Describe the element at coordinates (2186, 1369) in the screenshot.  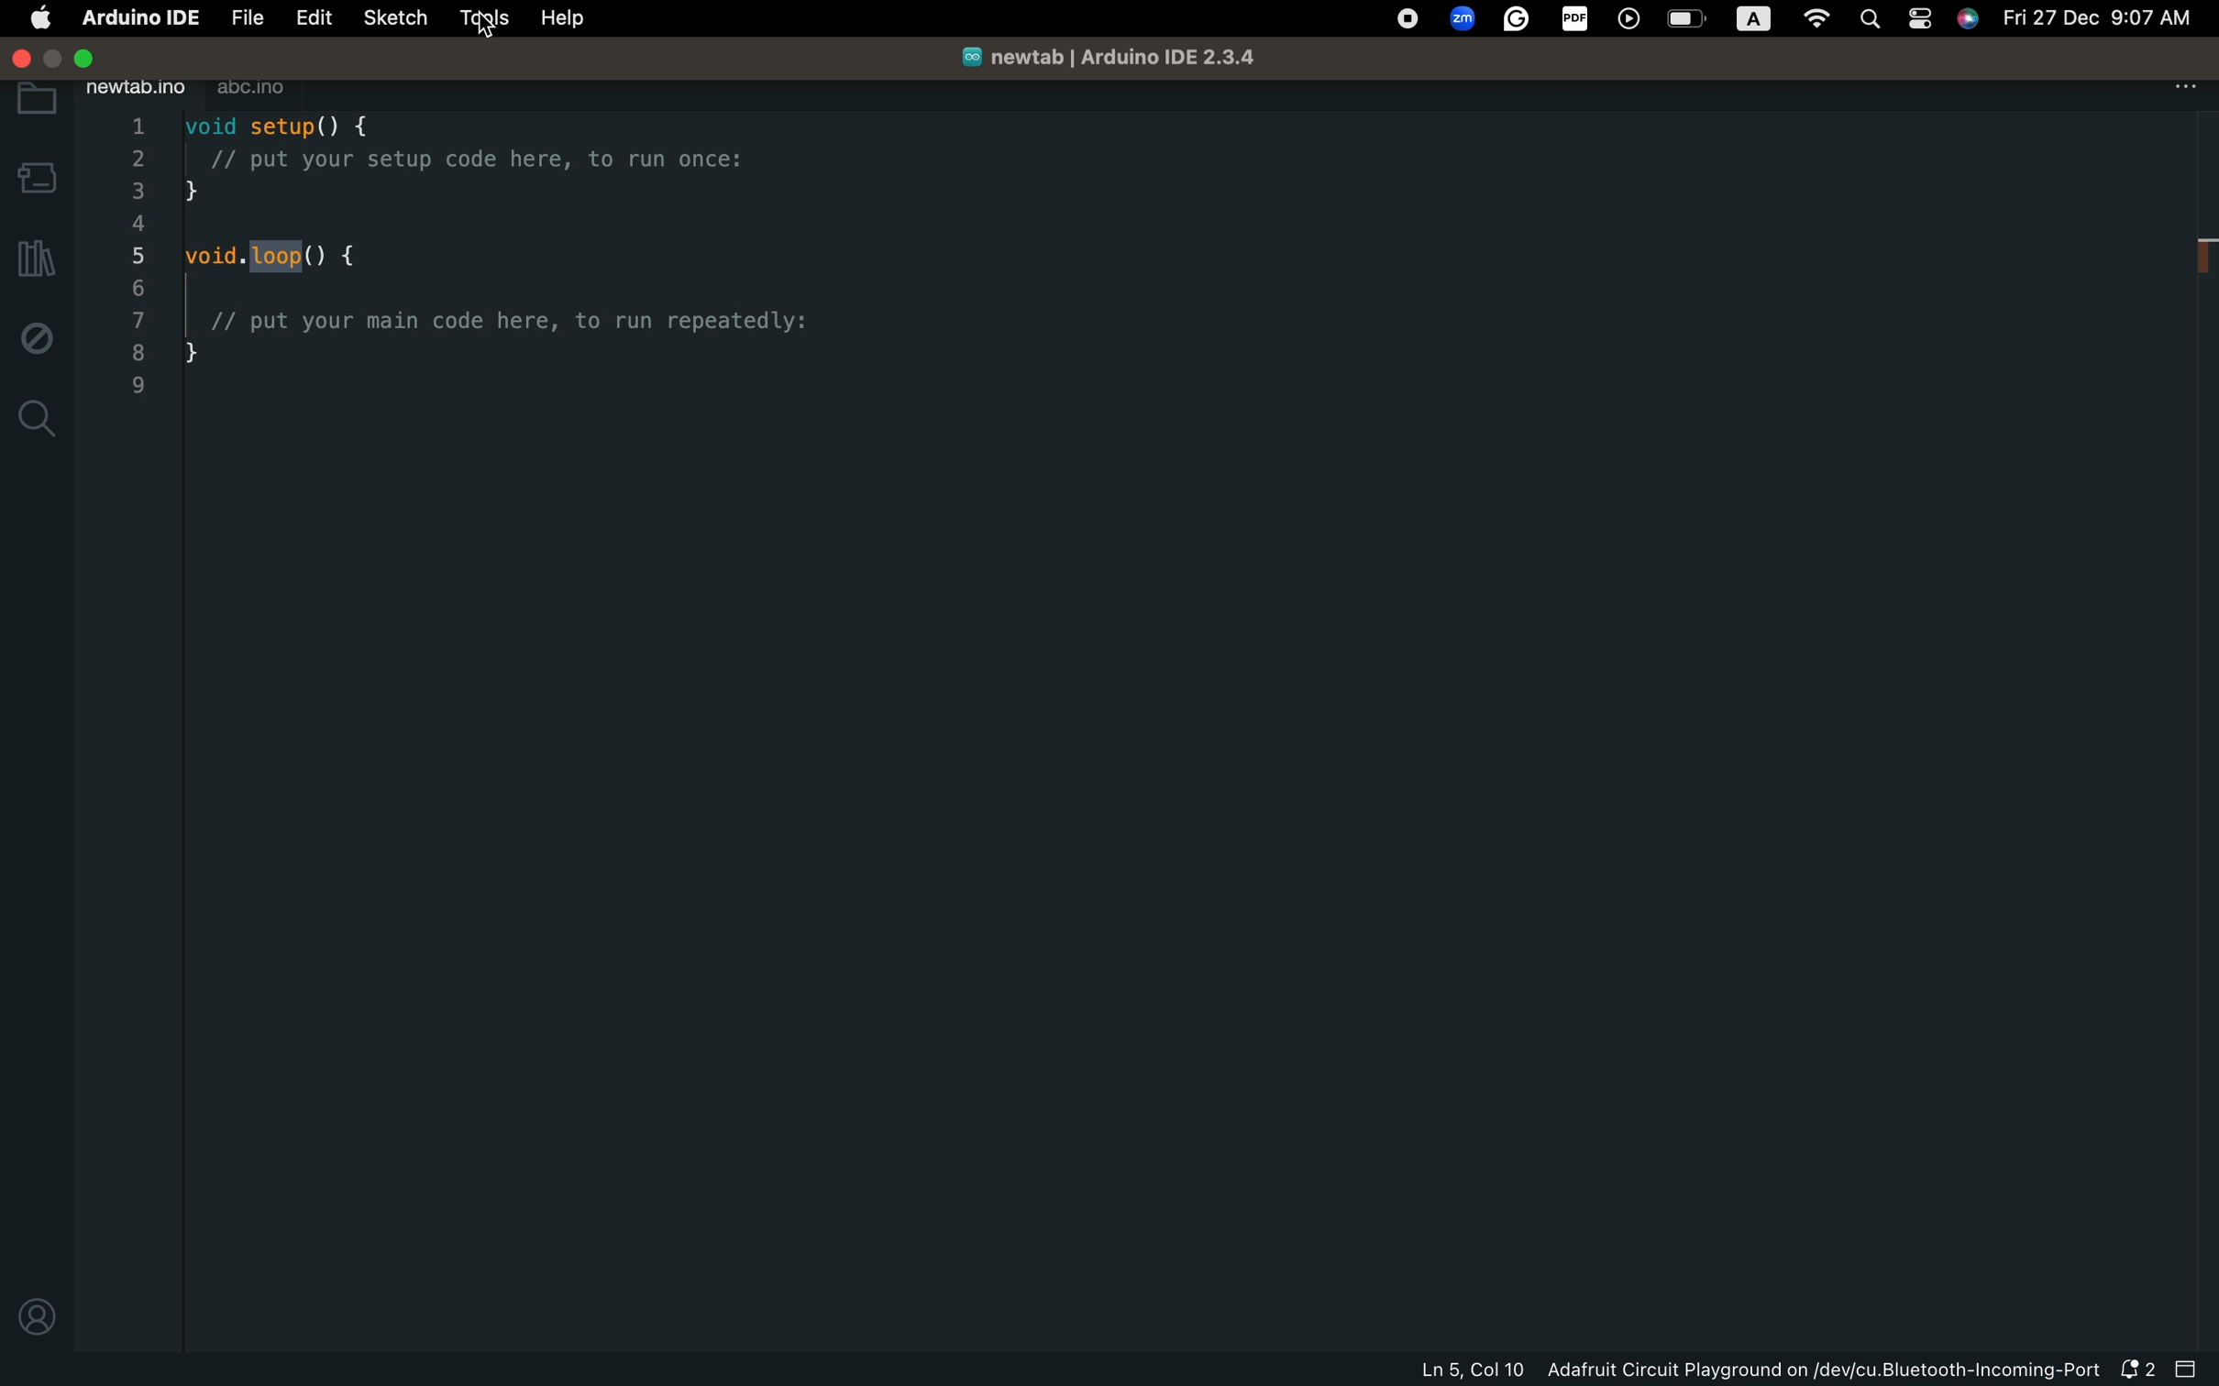
I see `close slide bar` at that location.